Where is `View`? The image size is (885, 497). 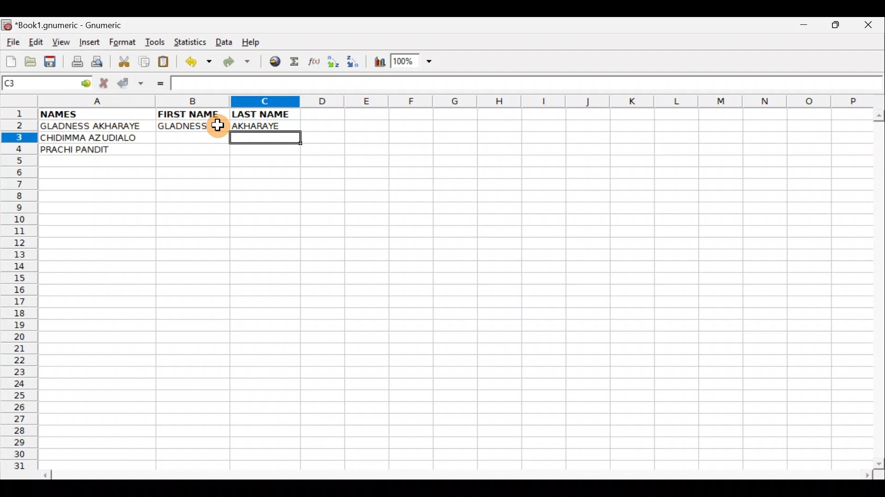
View is located at coordinates (59, 42).